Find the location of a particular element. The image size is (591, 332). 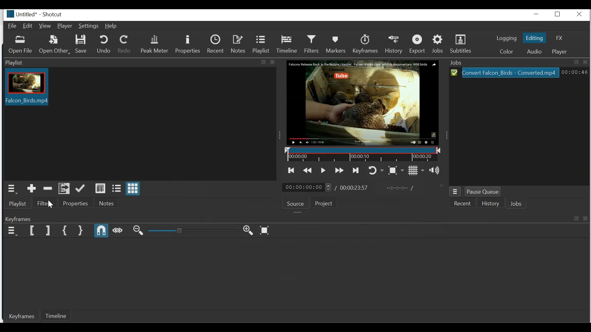

Keyframes is located at coordinates (296, 219).